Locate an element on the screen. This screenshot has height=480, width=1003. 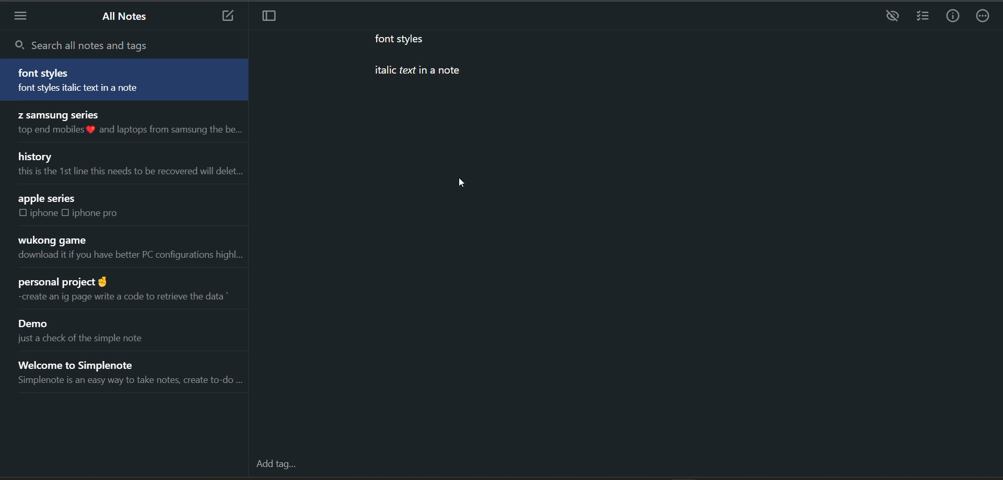
add tag is located at coordinates (277, 463).